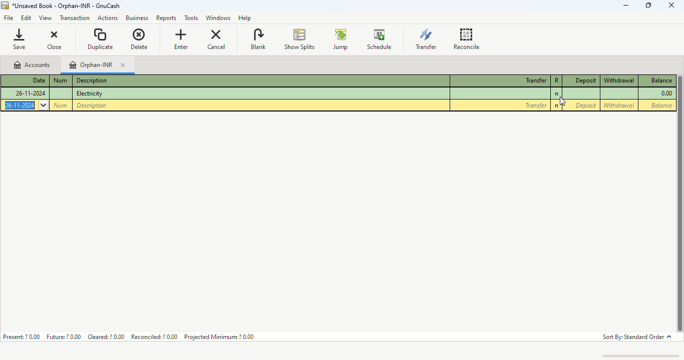  I want to click on transfer, so click(426, 38).